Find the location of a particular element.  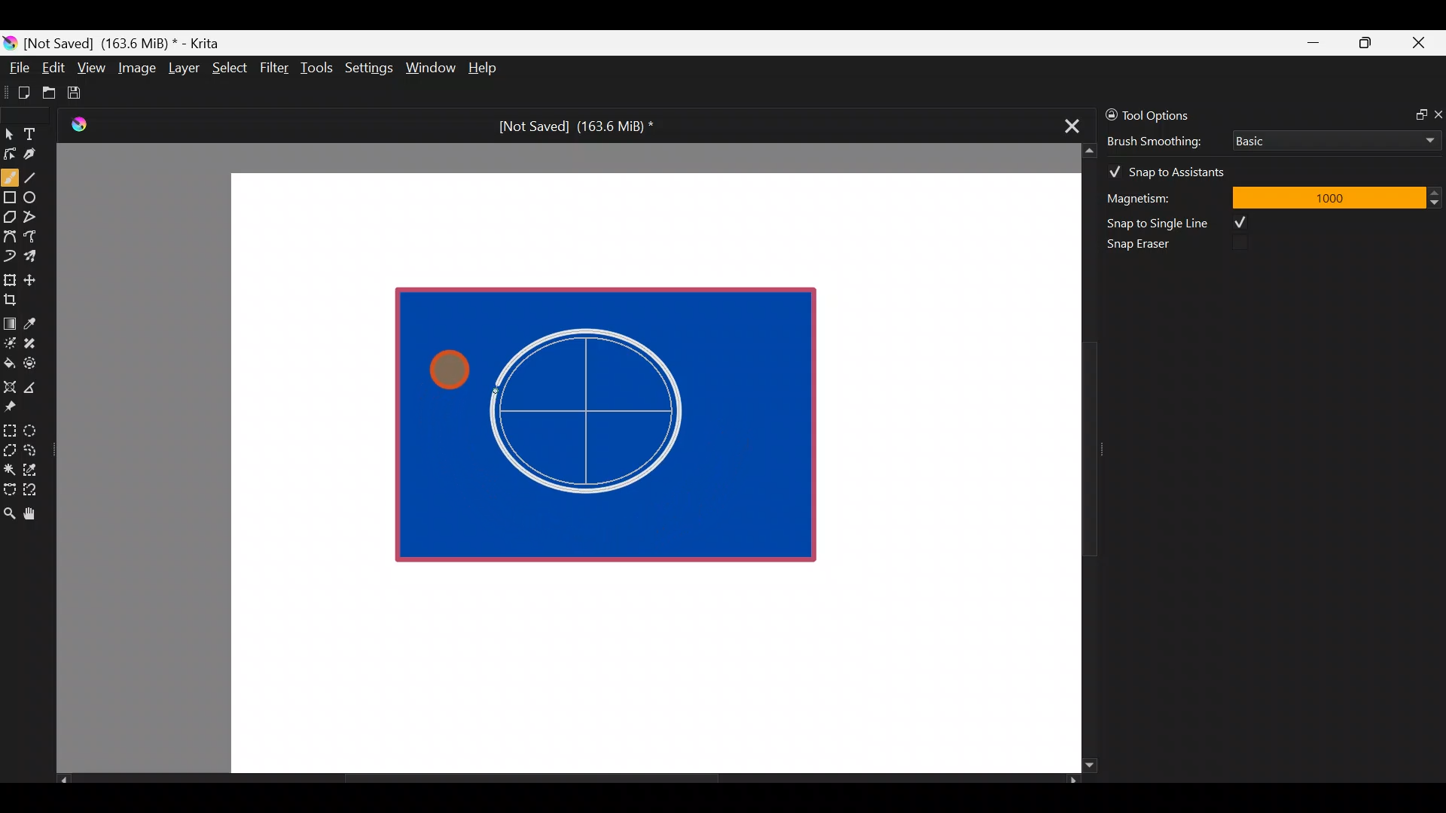

Lock/unlock docker is located at coordinates (1108, 112).